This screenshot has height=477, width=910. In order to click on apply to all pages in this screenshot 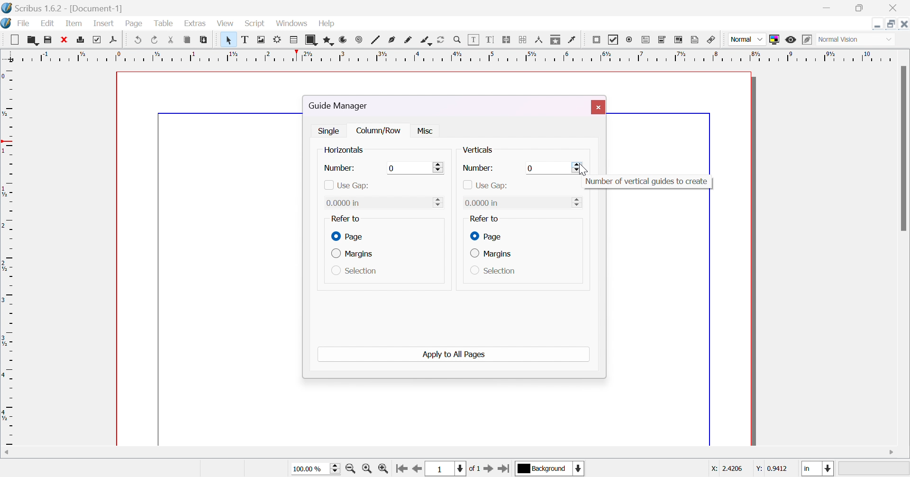, I will do `click(454, 355)`.